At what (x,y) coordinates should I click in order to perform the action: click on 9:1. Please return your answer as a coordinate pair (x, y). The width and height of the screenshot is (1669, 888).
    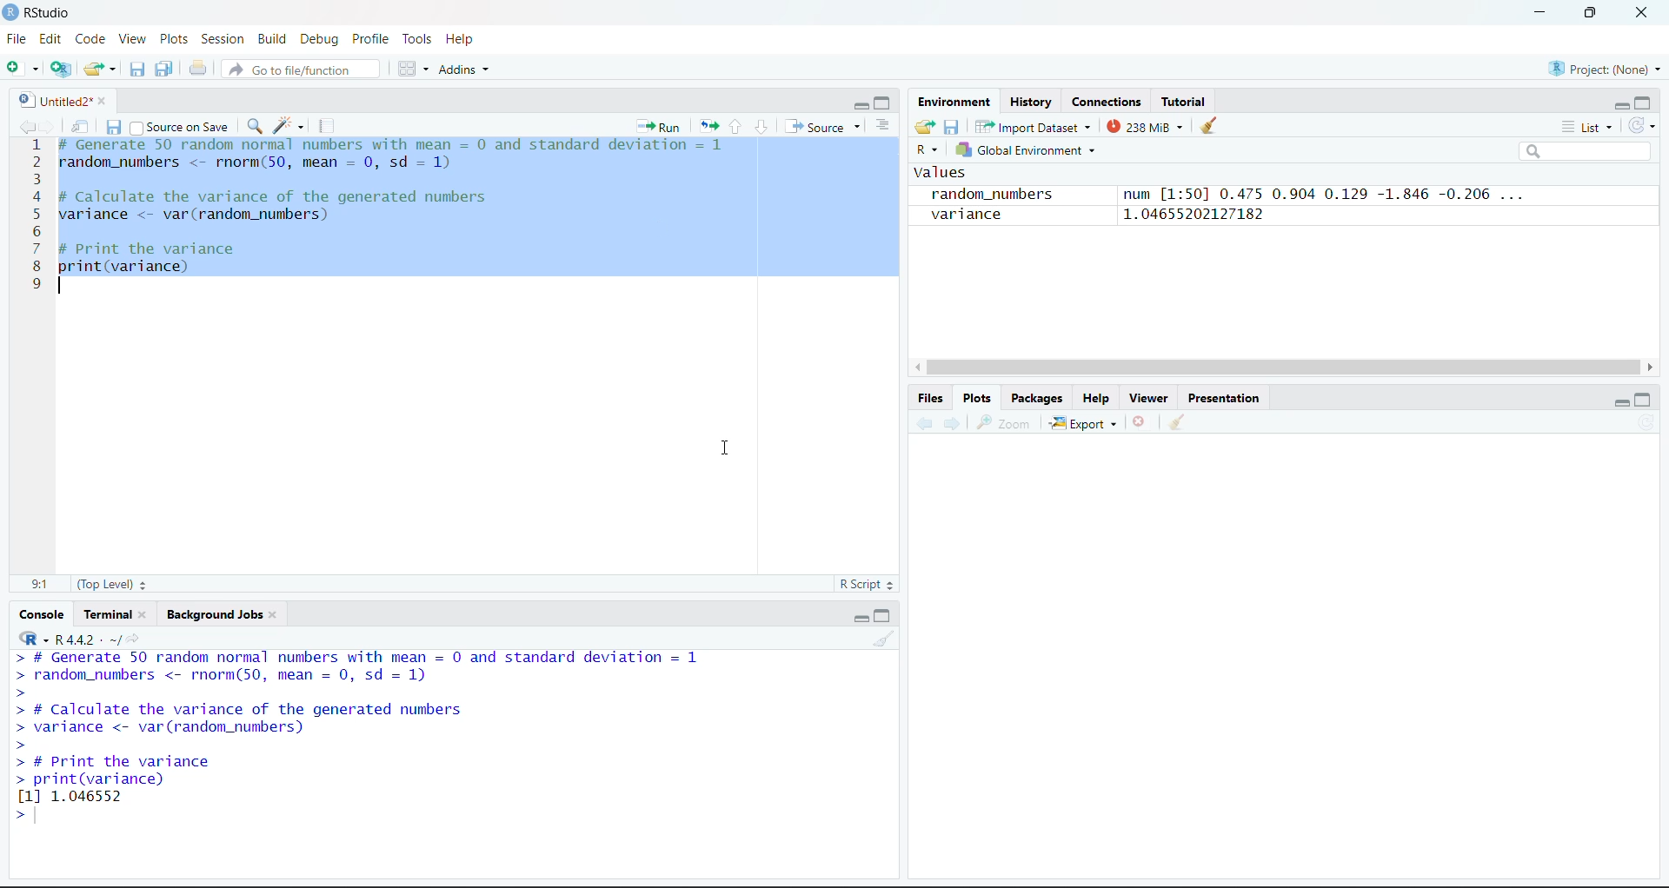
    Looking at the image, I should click on (40, 585).